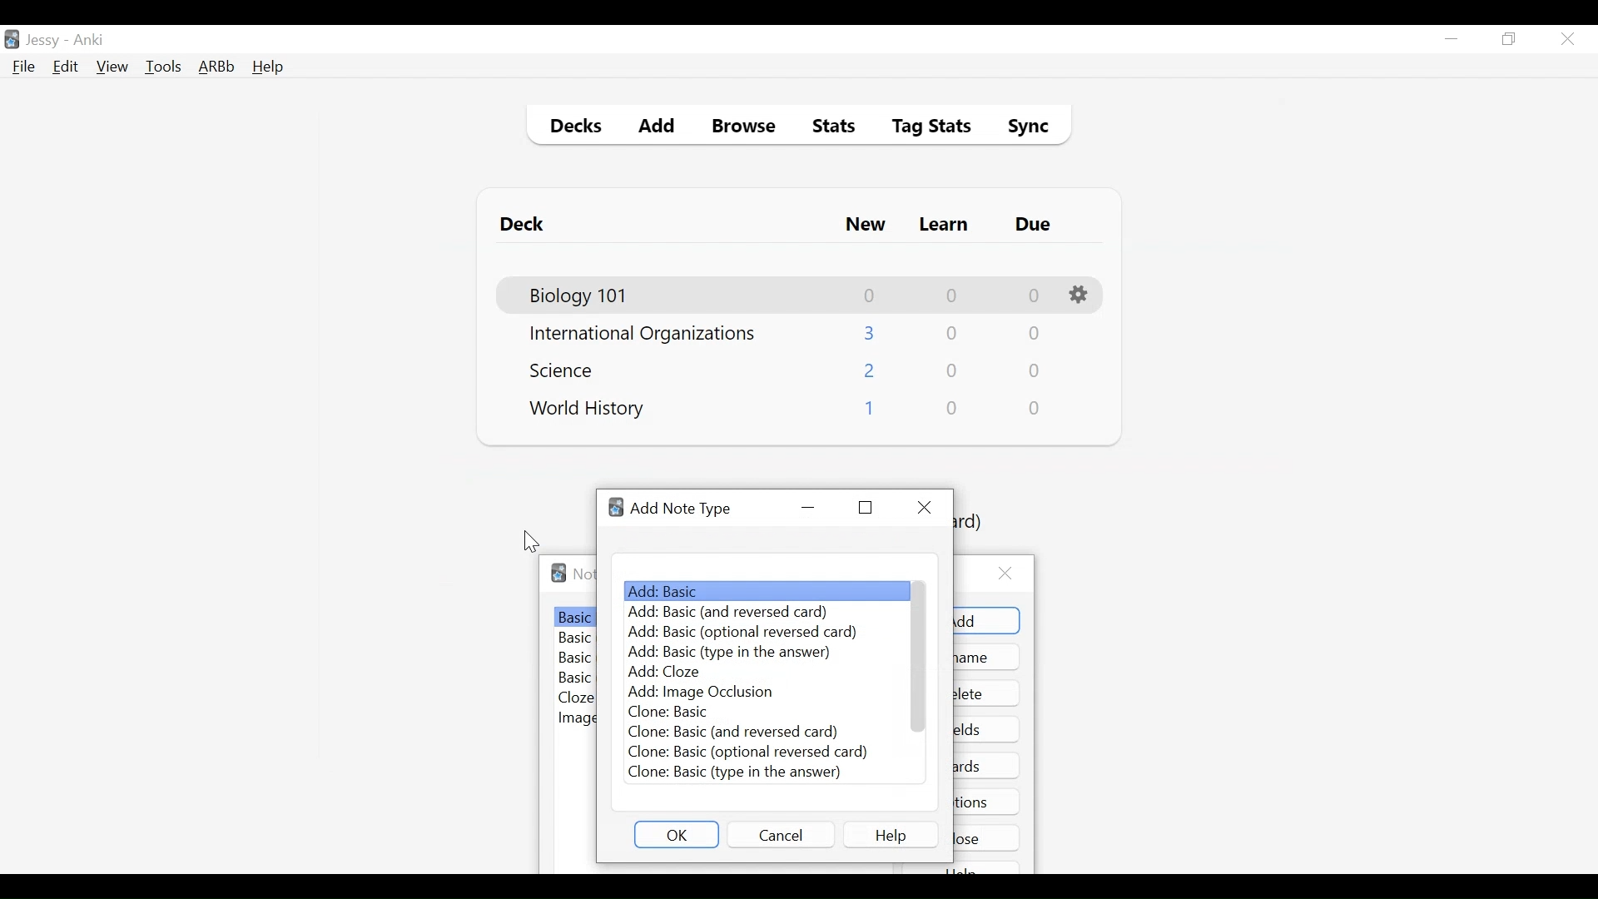 This screenshot has height=899, width=1598. I want to click on Browse, so click(747, 128).